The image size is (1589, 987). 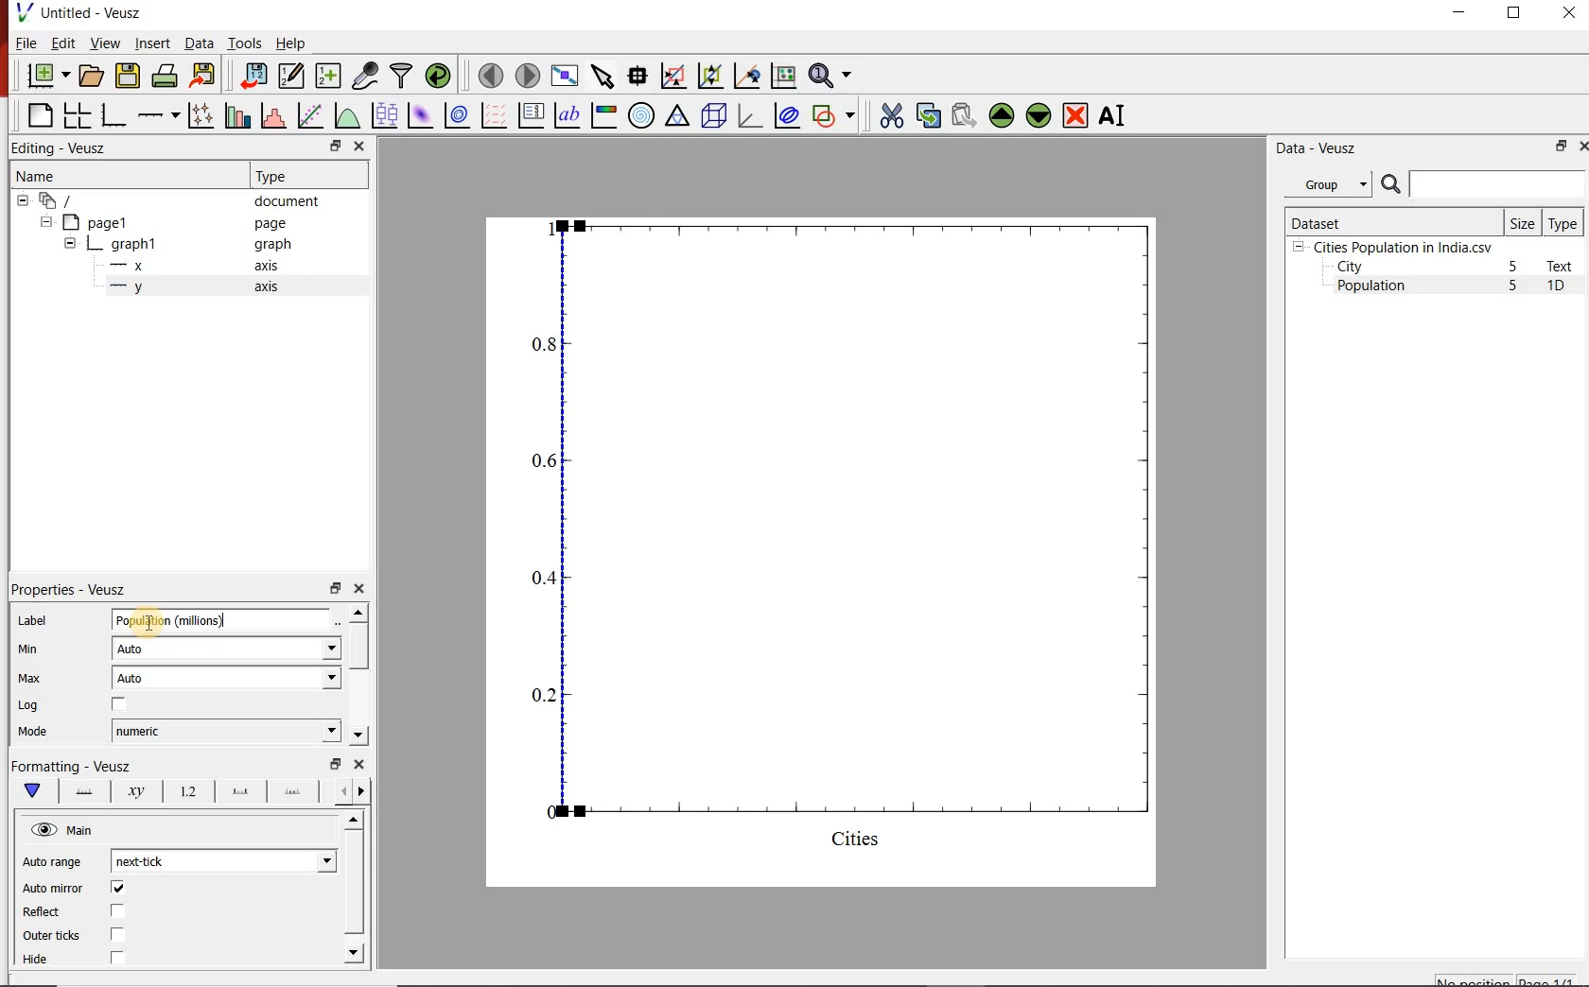 What do you see at coordinates (418, 113) in the screenshot?
I see `plot a 2d dataset as an image` at bounding box center [418, 113].